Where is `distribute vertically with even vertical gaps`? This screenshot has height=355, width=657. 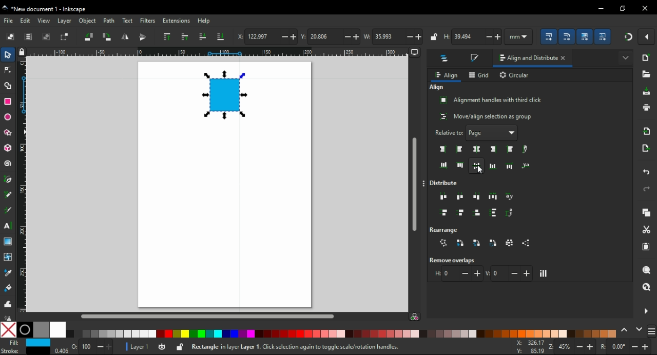 distribute vertically with even vertical gaps is located at coordinates (494, 214).